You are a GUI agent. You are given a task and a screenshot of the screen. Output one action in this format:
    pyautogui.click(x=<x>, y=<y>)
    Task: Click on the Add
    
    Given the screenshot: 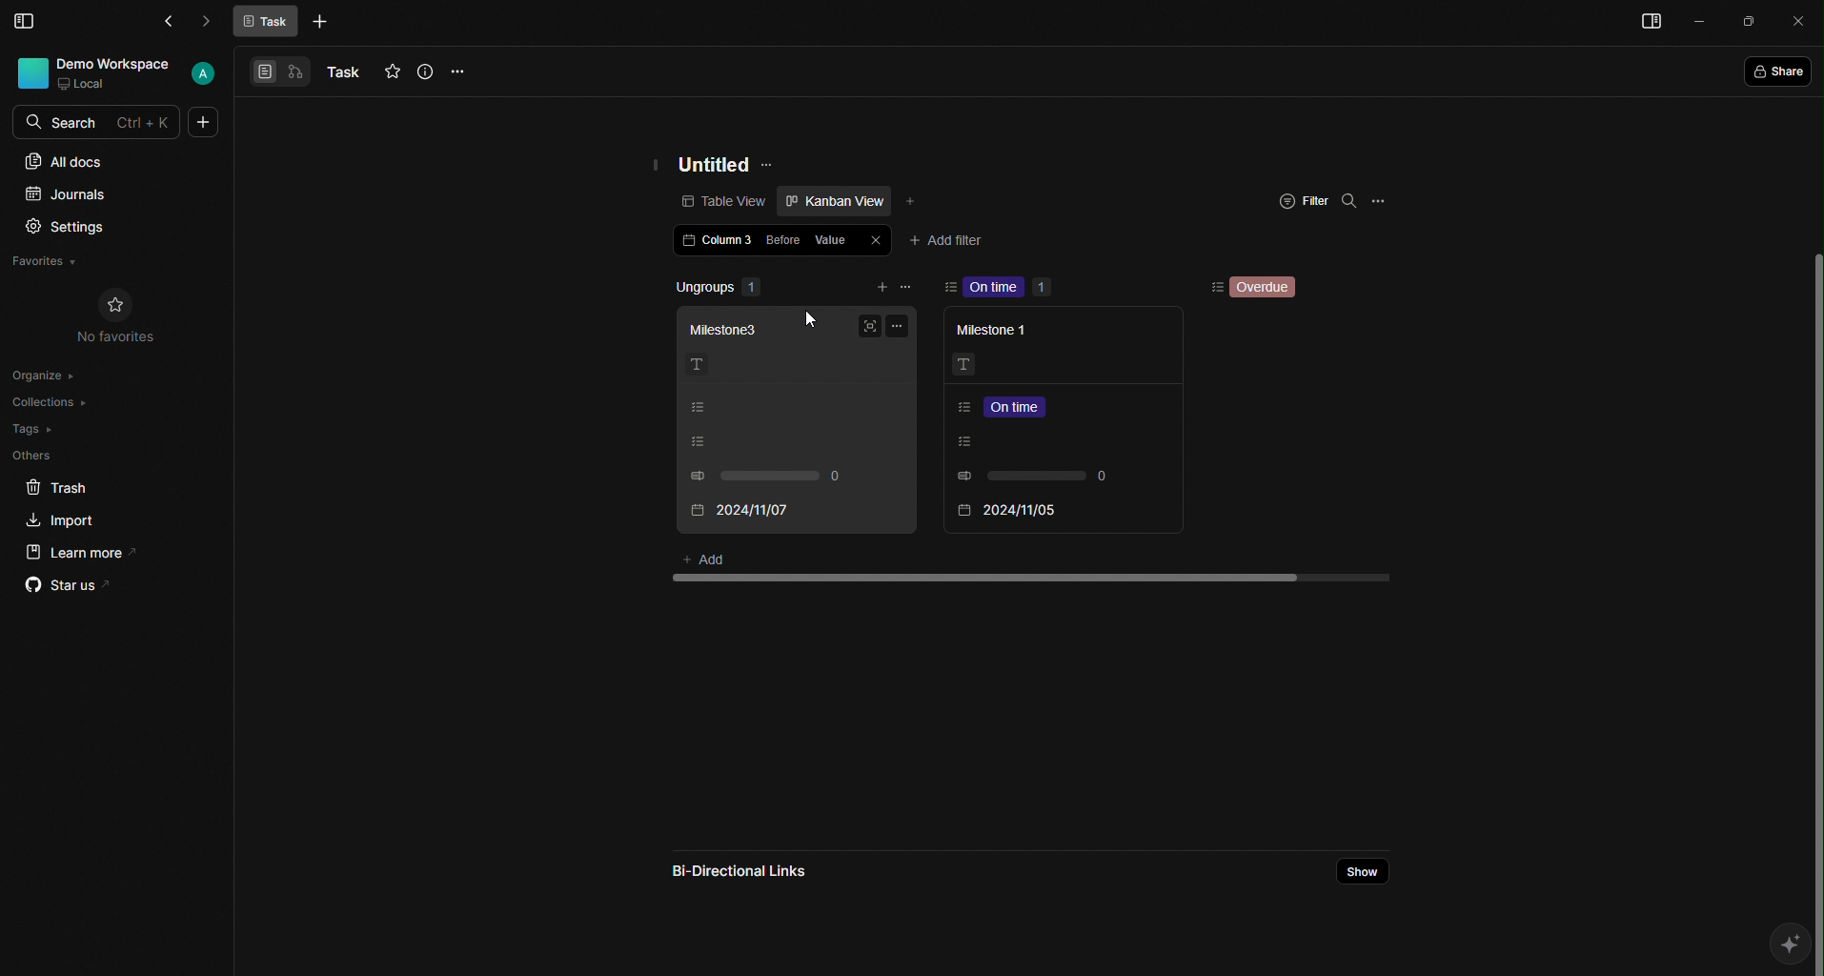 What is the action you would take?
    pyautogui.click(x=716, y=559)
    